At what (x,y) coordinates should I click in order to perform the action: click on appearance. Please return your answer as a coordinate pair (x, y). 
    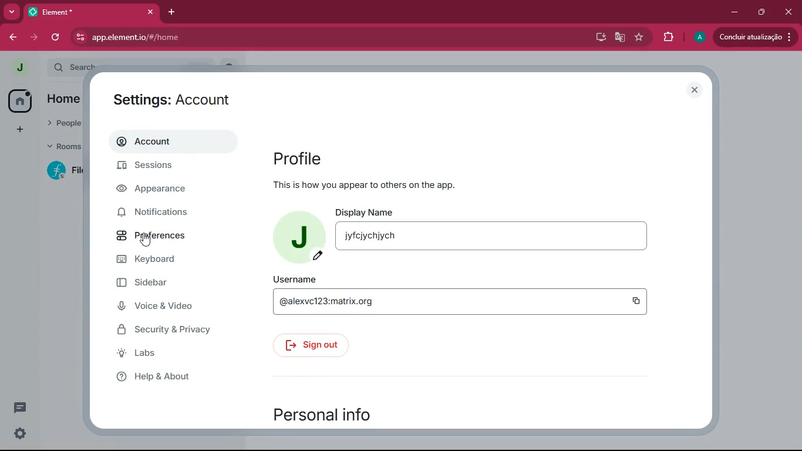
    Looking at the image, I should click on (160, 189).